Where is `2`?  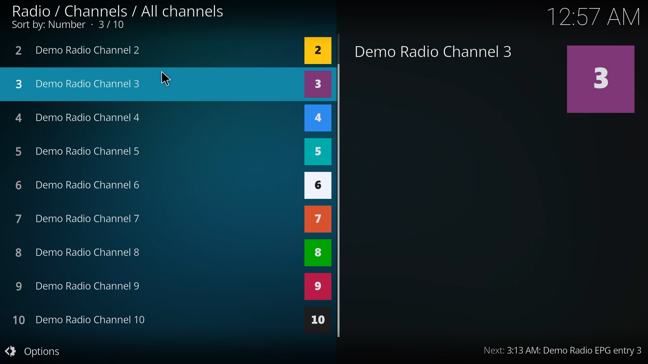
2 is located at coordinates (317, 50).